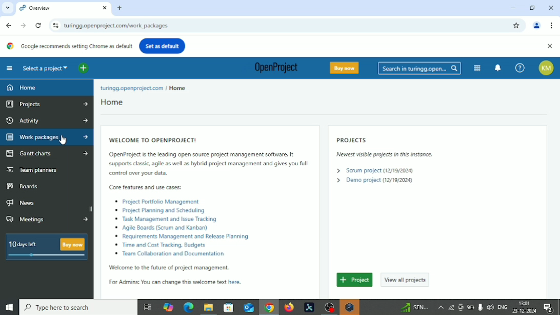 This screenshot has width=560, height=315. What do you see at coordinates (374, 171) in the screenshot?
I see `> Scrum project (12/19/2024)` at bounding box center [374, 171].